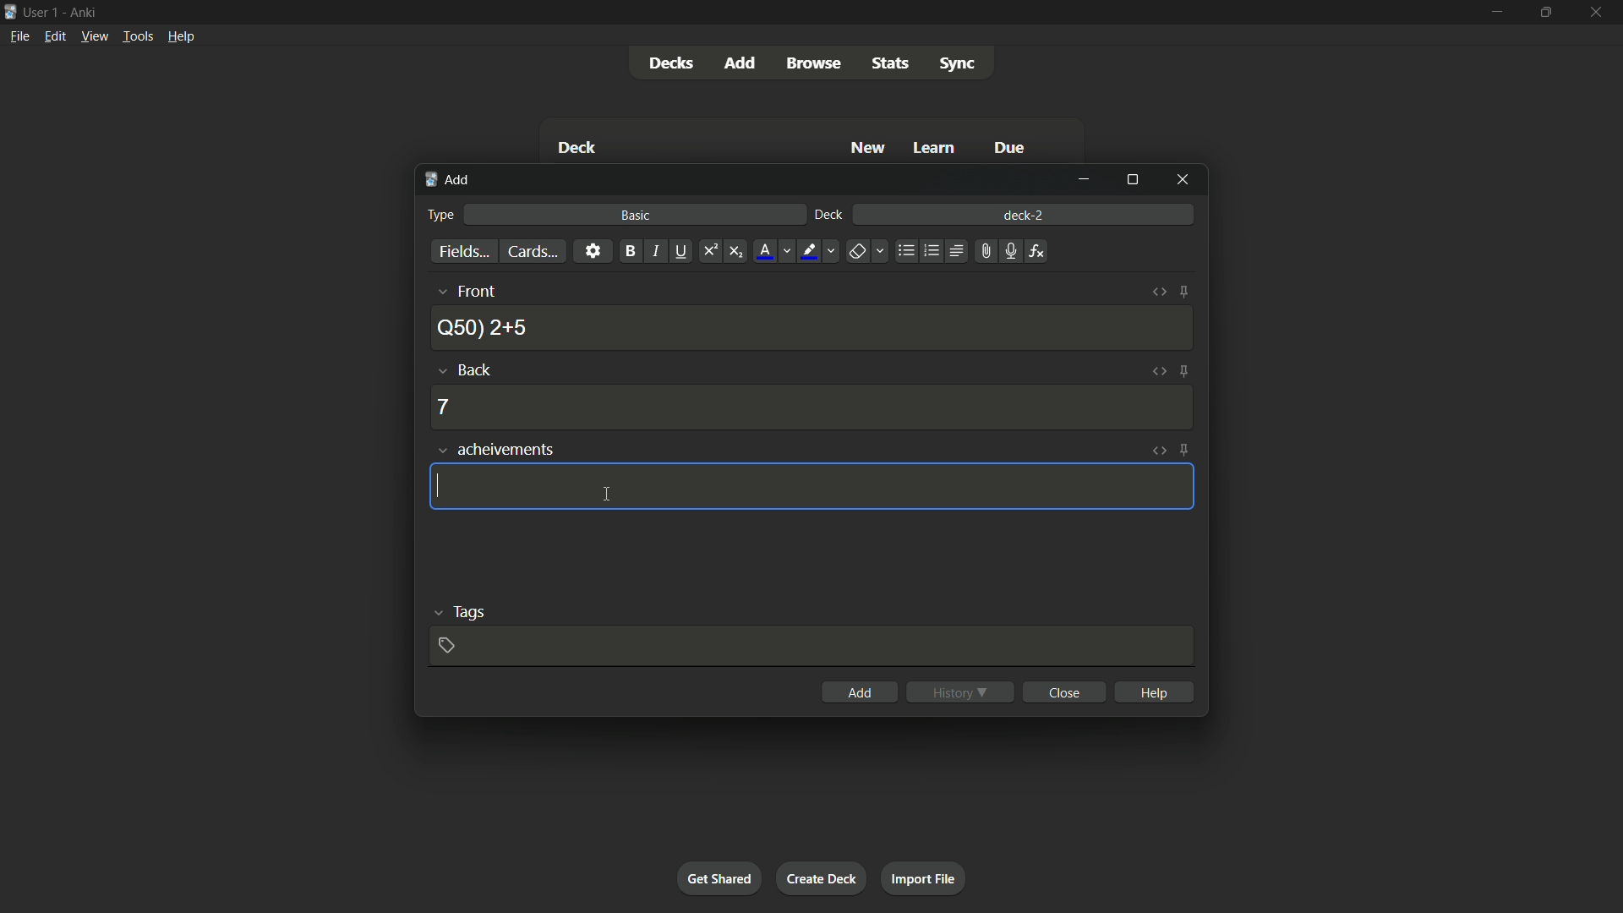 The width and height of the screenshot is (1623, 913). I want to click on add, so click(738, 63).